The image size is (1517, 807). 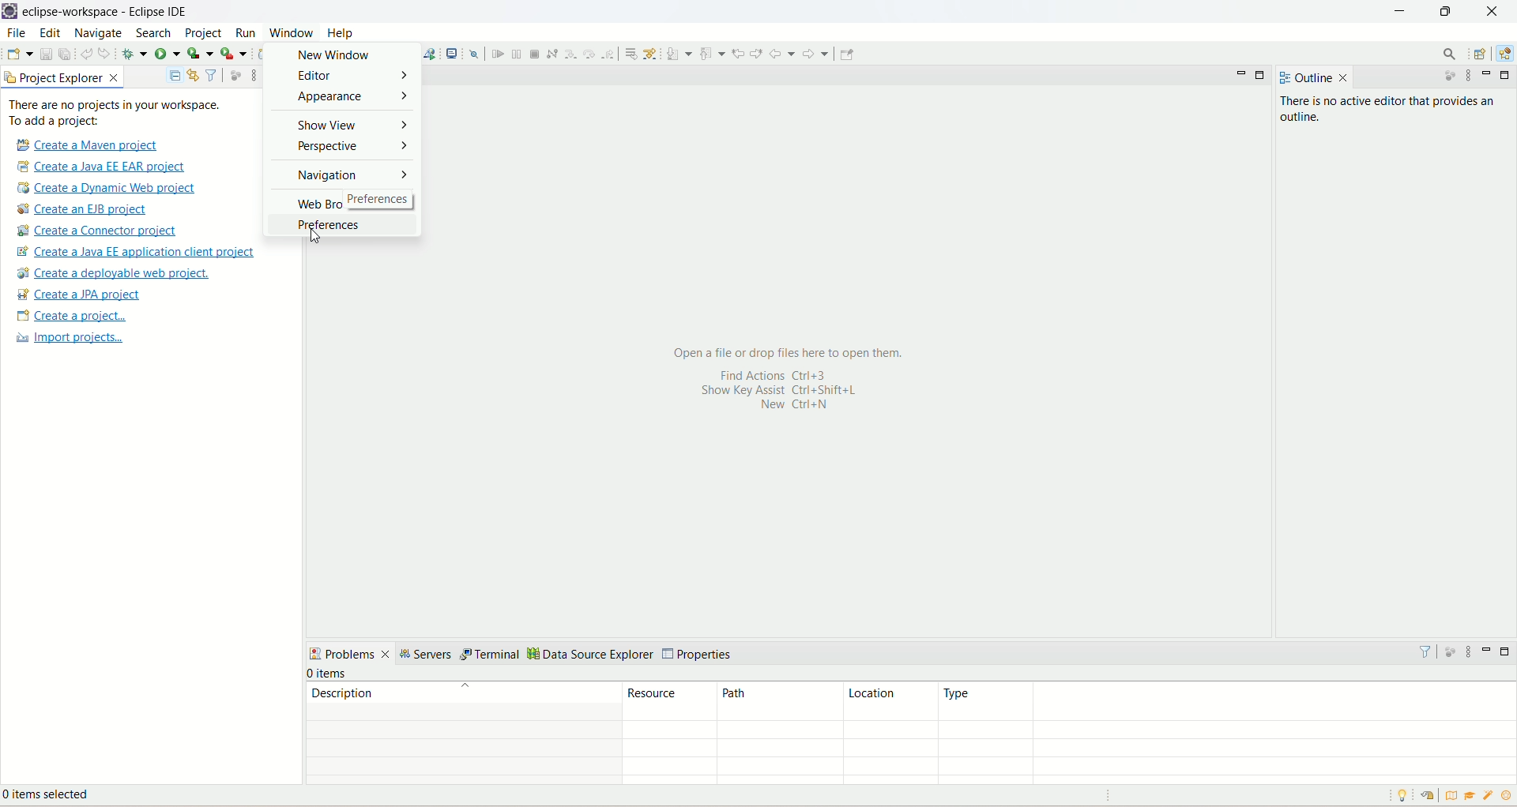 What do you see at coordinates (1406, 795) in the screenshot?
I see `tip of the day` at bounding box center [1406, 795].